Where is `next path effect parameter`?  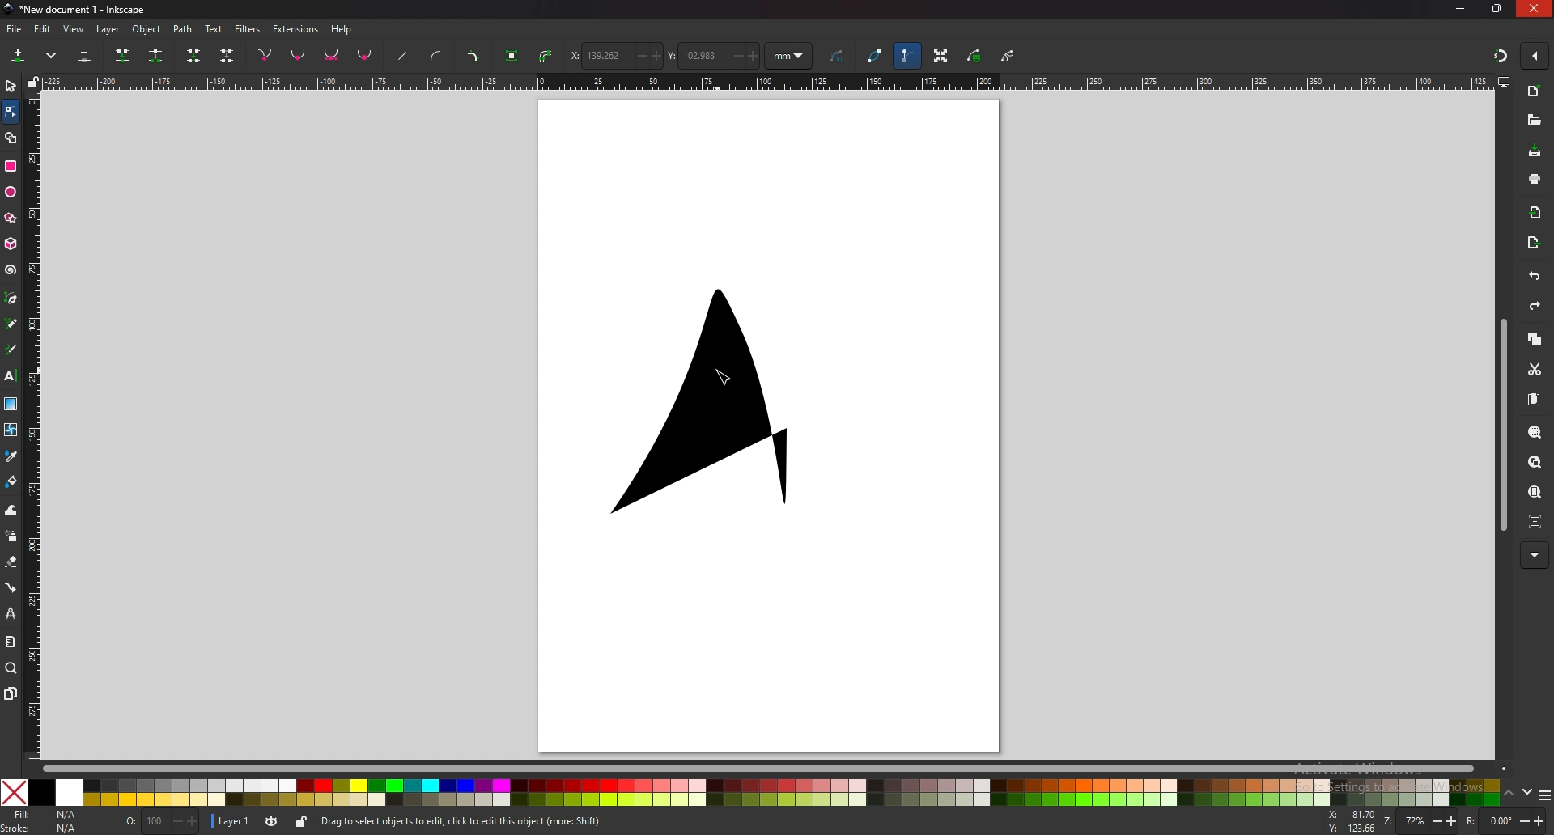
next path effect parameter is located at coordinates (839, 57).